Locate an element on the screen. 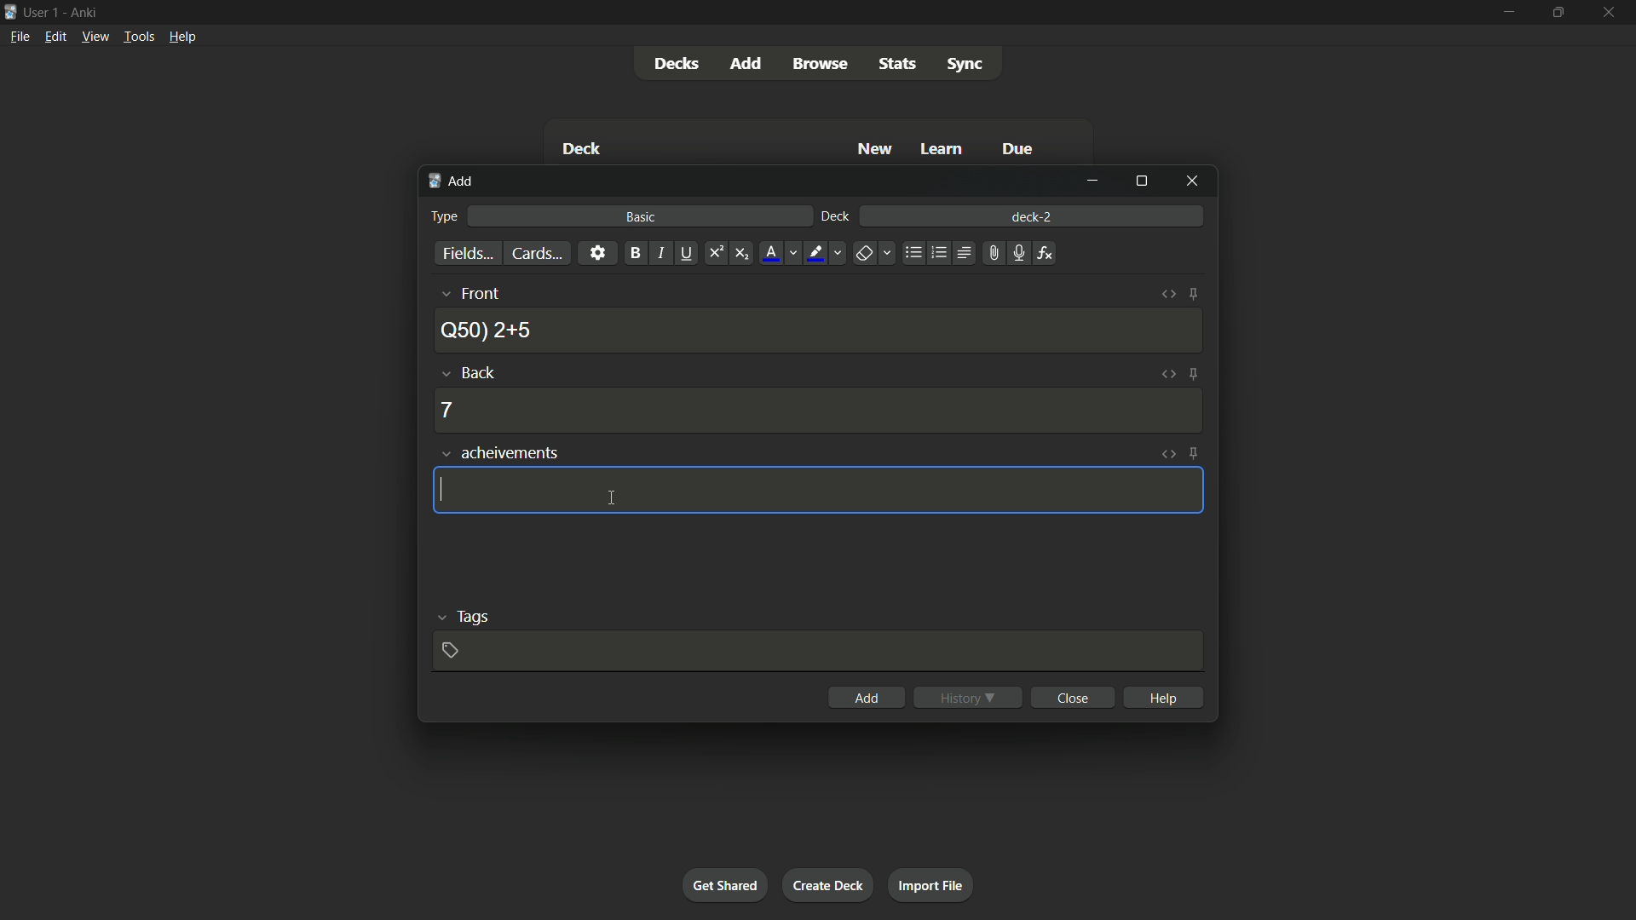 The image size is (1636, 920). minimize is located at coordinates (1507, 14).